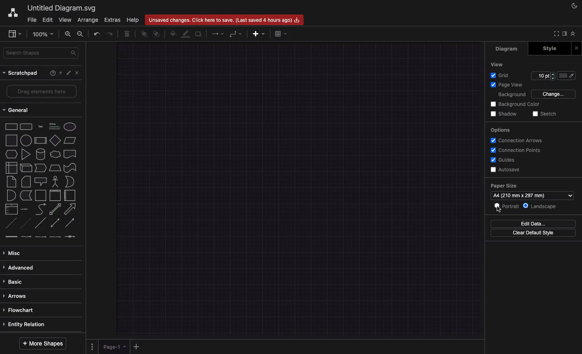  Describe the element at coordinates (511, 95) in the screenshot. I see `Background` at that location.